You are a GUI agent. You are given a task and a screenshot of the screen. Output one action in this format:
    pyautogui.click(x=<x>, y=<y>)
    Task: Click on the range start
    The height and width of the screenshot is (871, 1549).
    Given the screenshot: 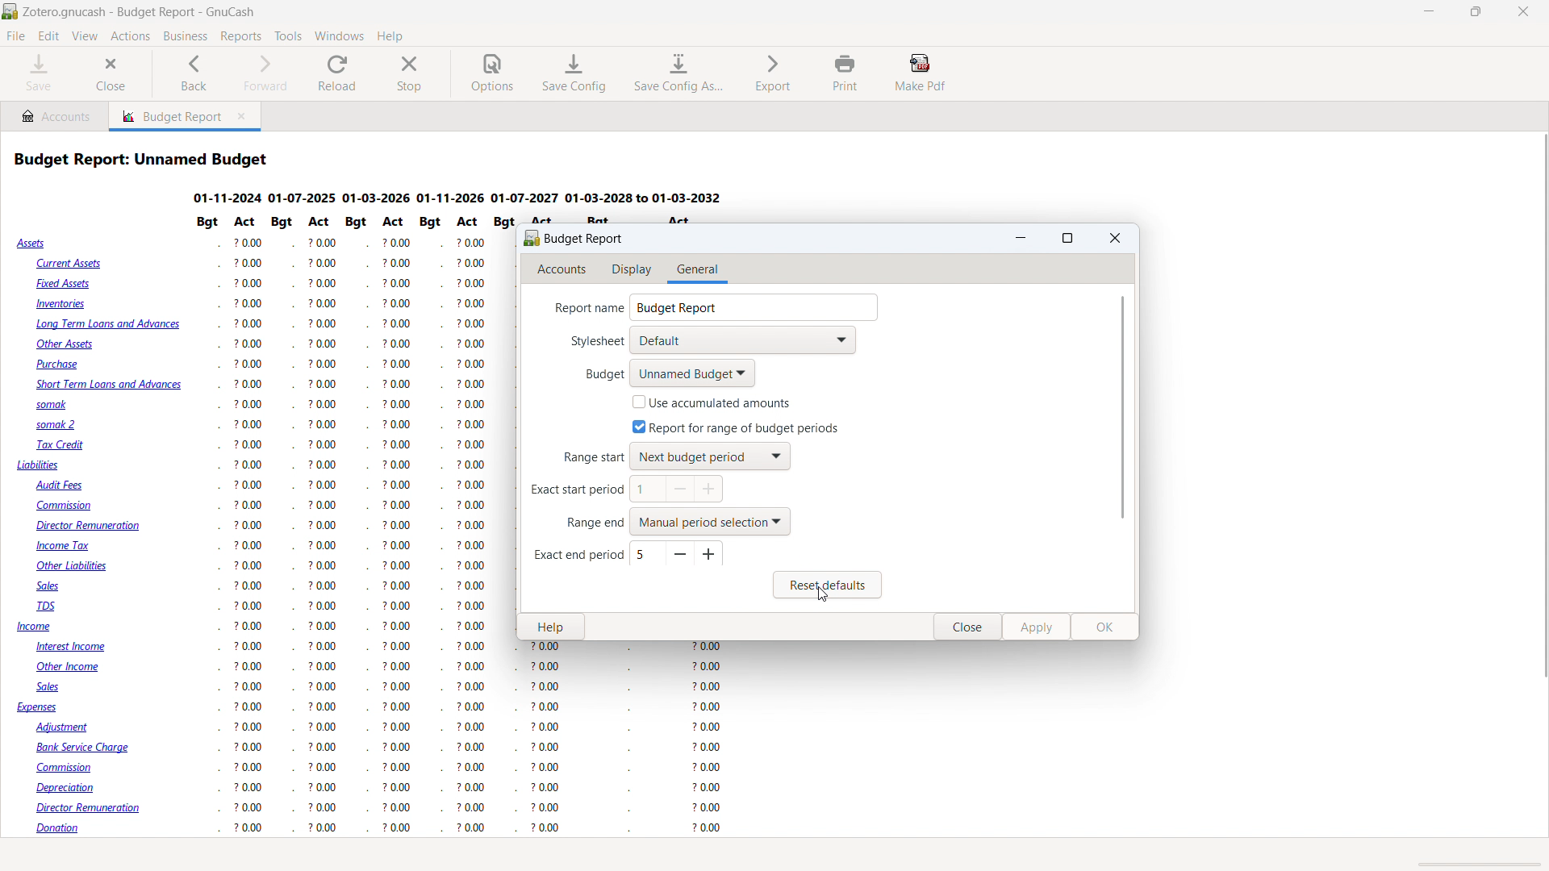 What is the action you would take?
    pyautogui.click(x=709, y=456)
    